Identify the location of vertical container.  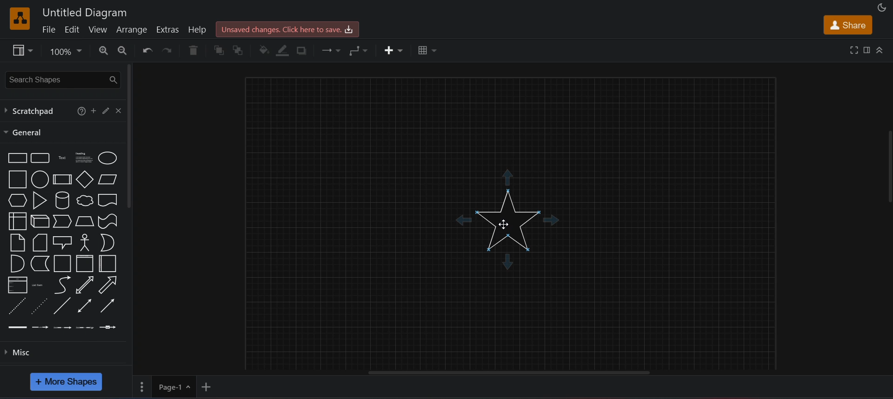
(85, 264).